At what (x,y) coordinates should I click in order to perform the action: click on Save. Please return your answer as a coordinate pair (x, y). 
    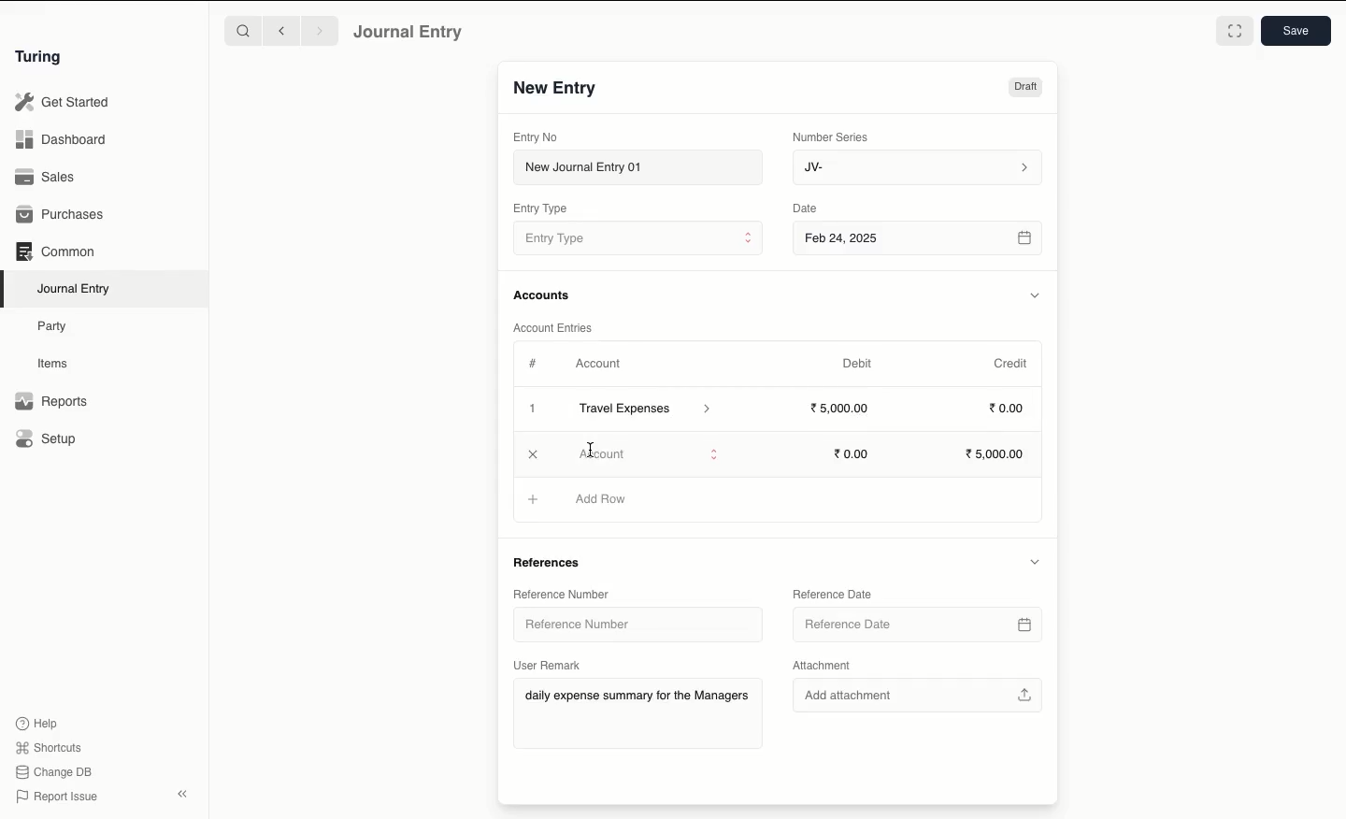
    Looking at the image, I should click on (1296, 31).